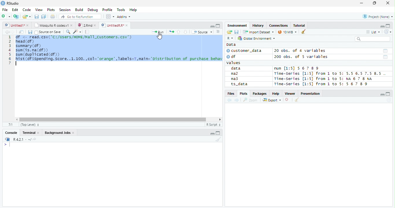  Describe the element at coordinates (115, 25) in the screenshot. I see `UnititledR.R` at that location.